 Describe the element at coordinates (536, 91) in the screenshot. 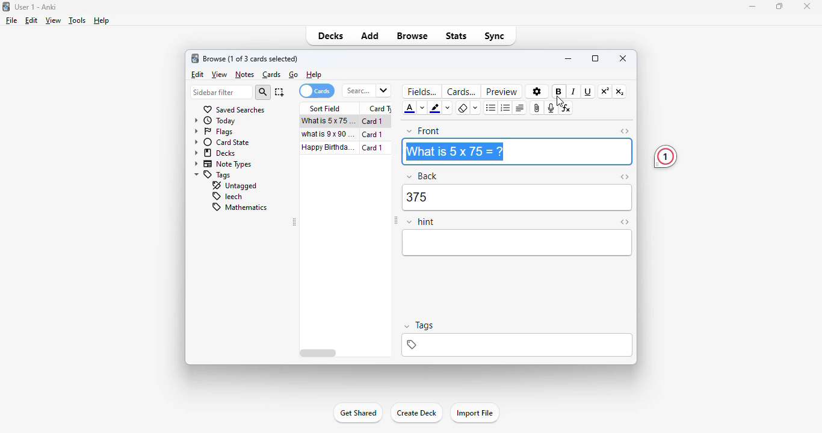

I see `options` at that location.